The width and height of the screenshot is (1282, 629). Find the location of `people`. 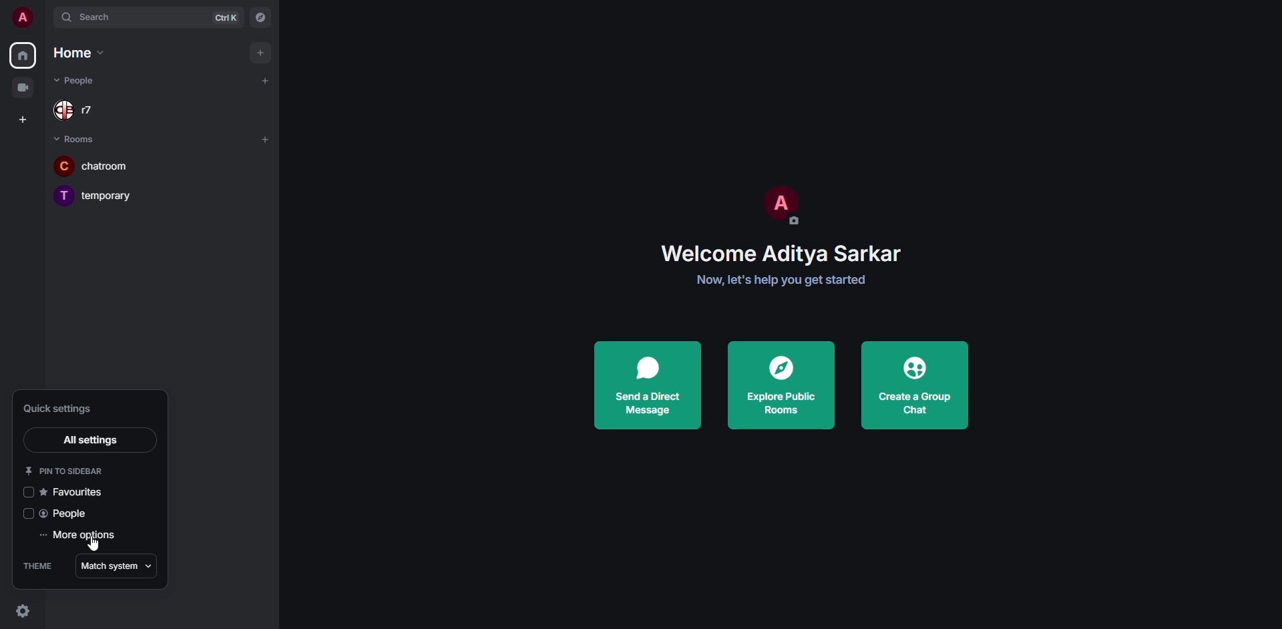

people is located at coordinates (85, 110).